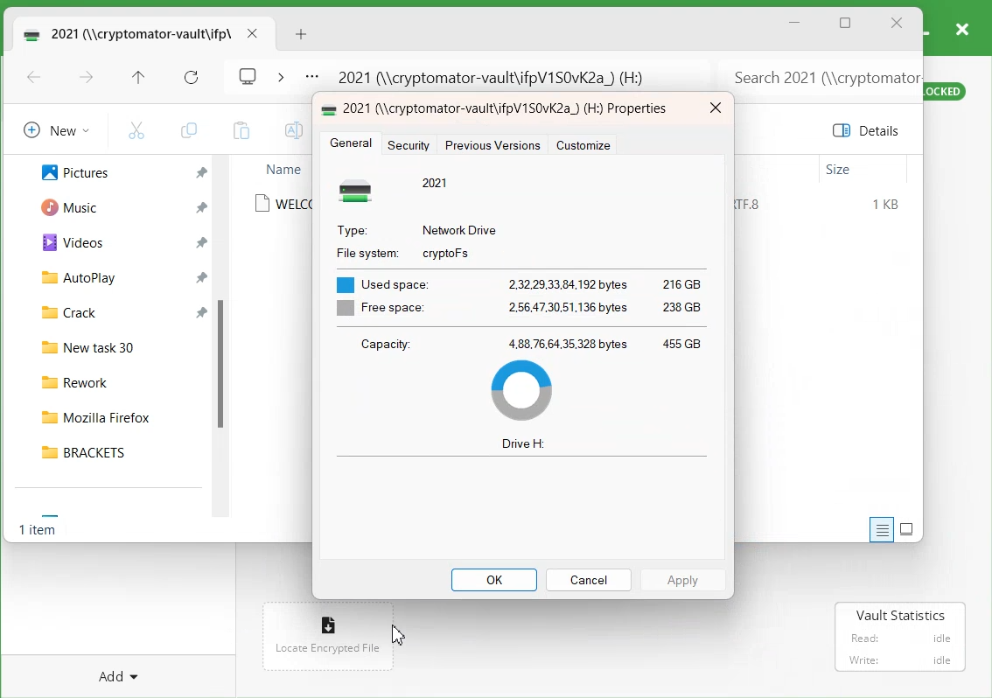  Describe the element at coordinates (202, 311) in the screenshot. I see `Pin a file` at that location.